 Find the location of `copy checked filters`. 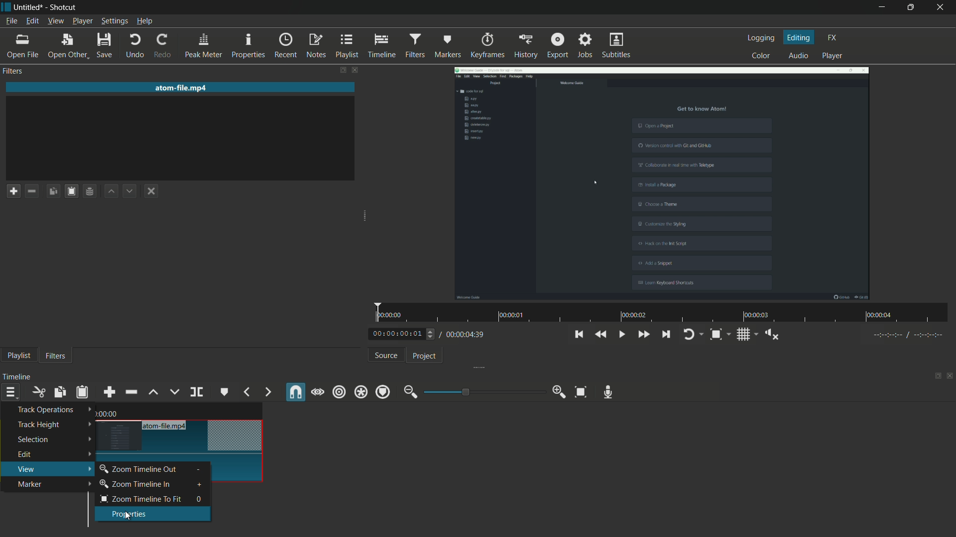

copy checked filters is located at coordinates (53, 191).